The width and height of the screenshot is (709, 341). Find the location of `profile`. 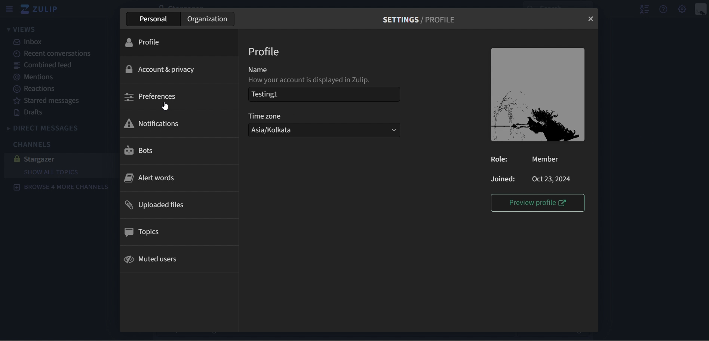

profile is located at coordinates (148, 43).